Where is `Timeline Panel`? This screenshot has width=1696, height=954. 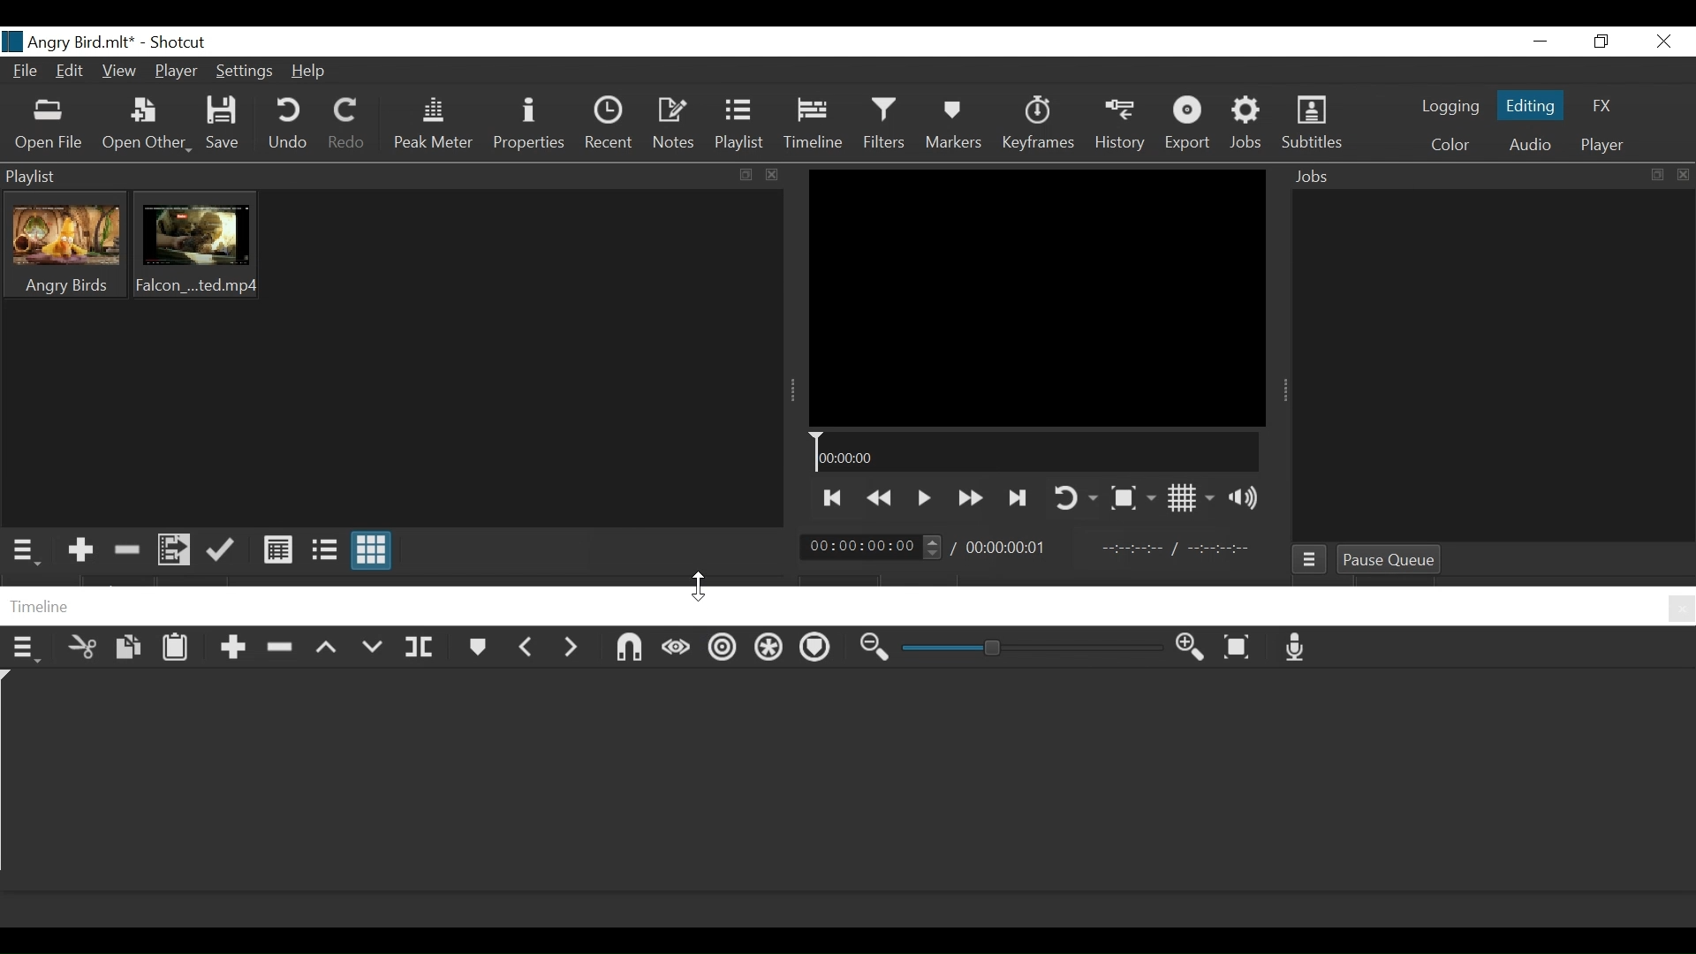
Timeline Panel is located at coordinates (850, 607).